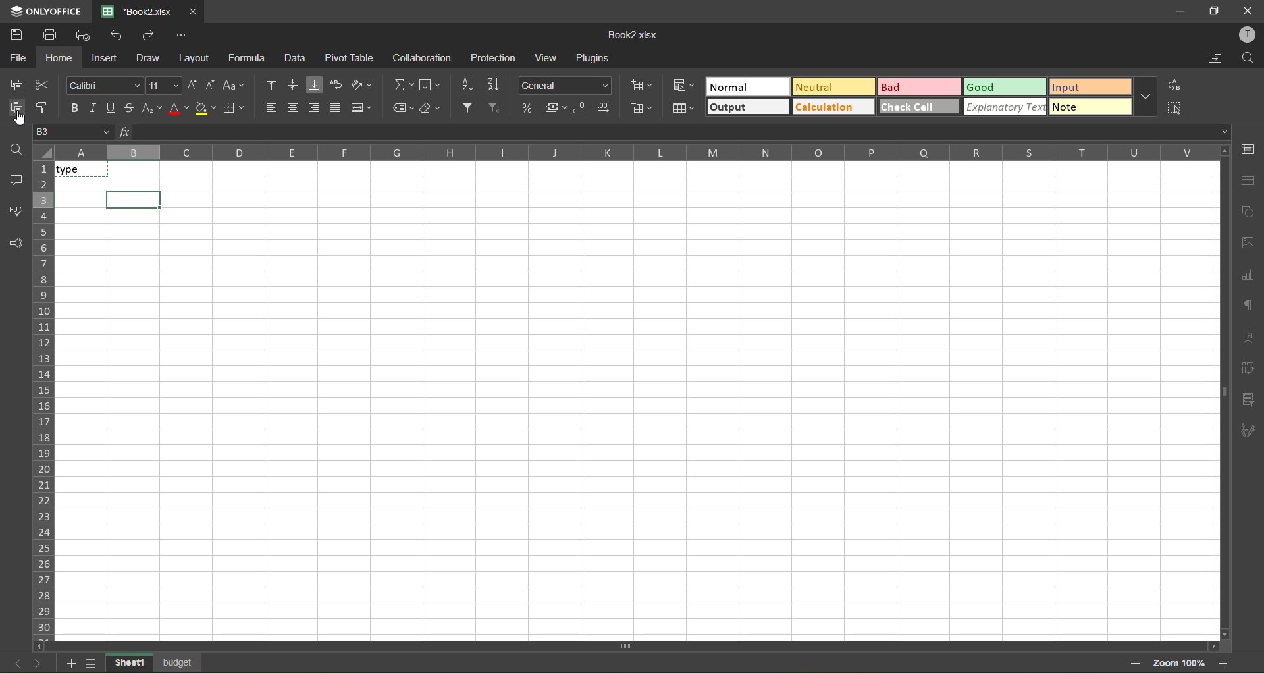  Describe the element at coordinates (1249, 210) in the screenshot. I see `shapes` at that location.